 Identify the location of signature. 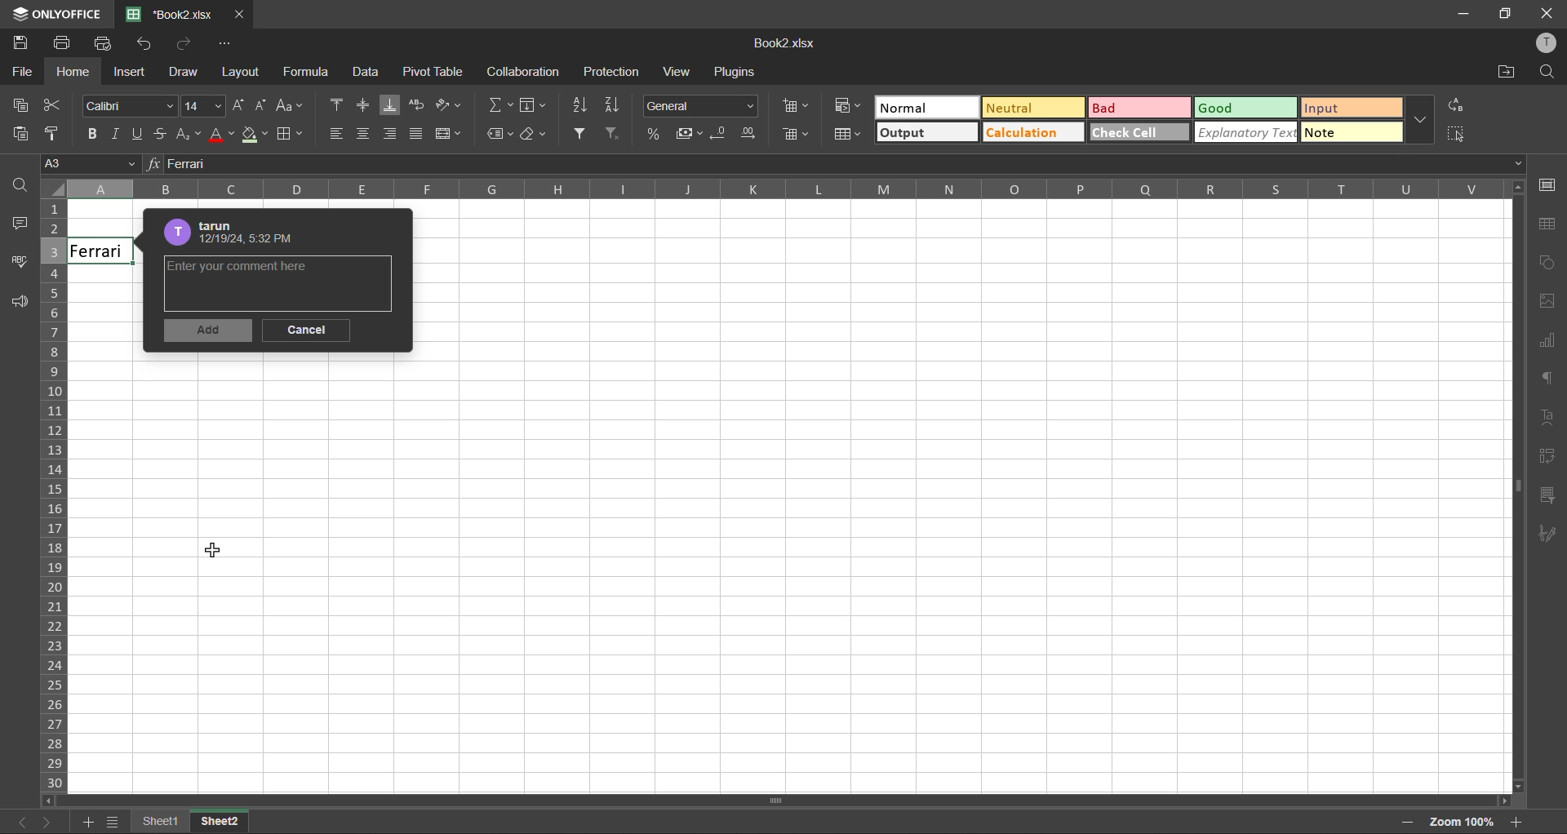
(1551, 534).